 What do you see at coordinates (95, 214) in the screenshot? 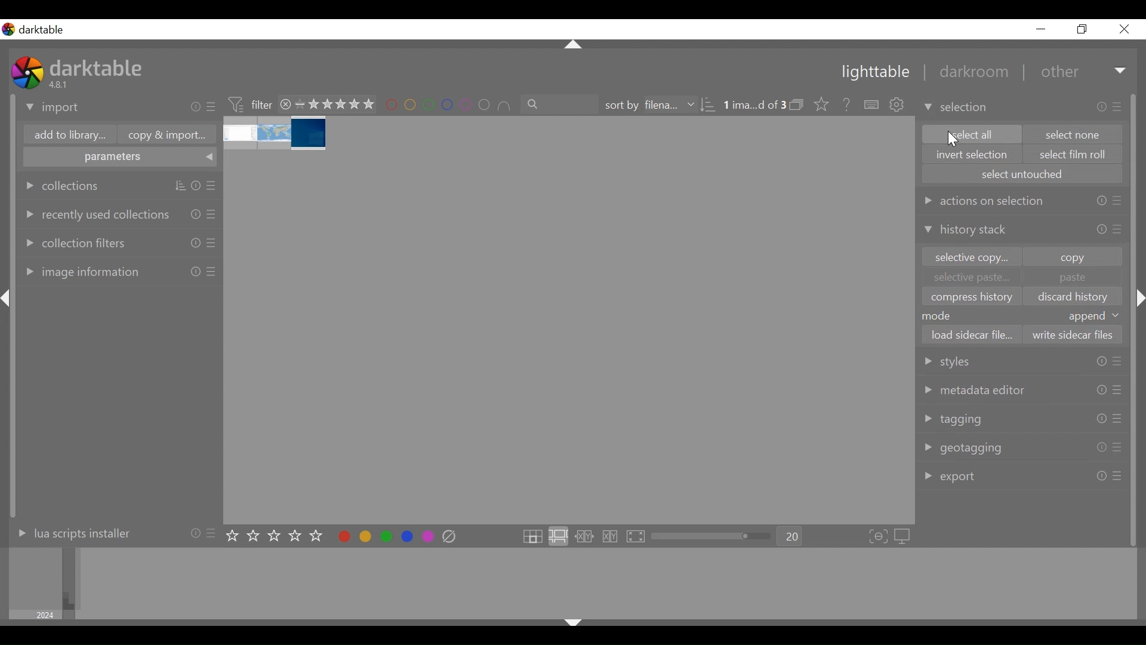
I see `recently used collections` at bounding box center [95, 214].